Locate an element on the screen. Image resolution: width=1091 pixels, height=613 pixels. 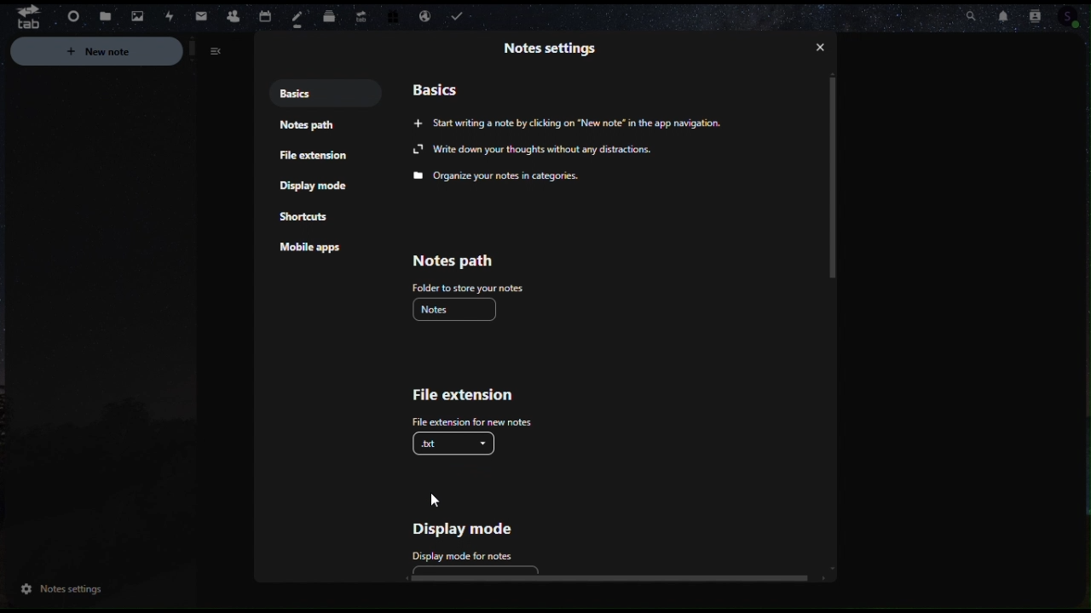
display mode for notes is located at coordinates (459, 554).